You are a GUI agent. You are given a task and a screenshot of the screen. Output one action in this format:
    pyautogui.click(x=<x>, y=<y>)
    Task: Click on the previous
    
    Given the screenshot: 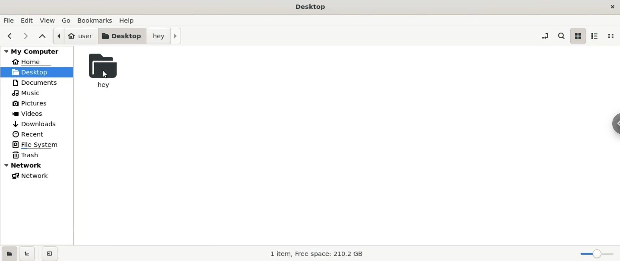 What is the action you would take?
    pyautogui.click(x=9, y=35)
    